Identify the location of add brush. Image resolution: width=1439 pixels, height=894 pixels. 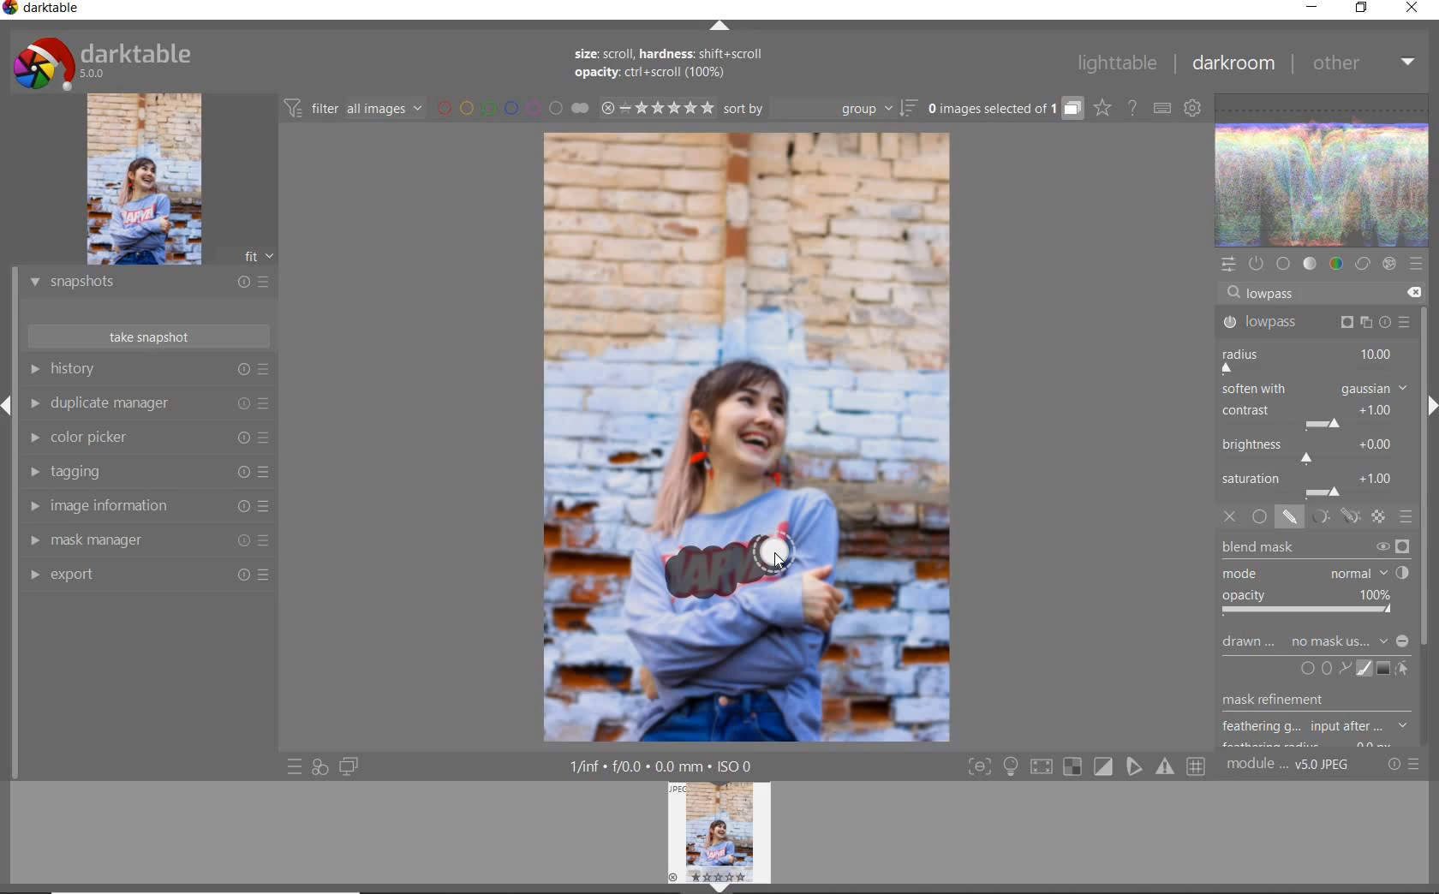
(1362, 669).